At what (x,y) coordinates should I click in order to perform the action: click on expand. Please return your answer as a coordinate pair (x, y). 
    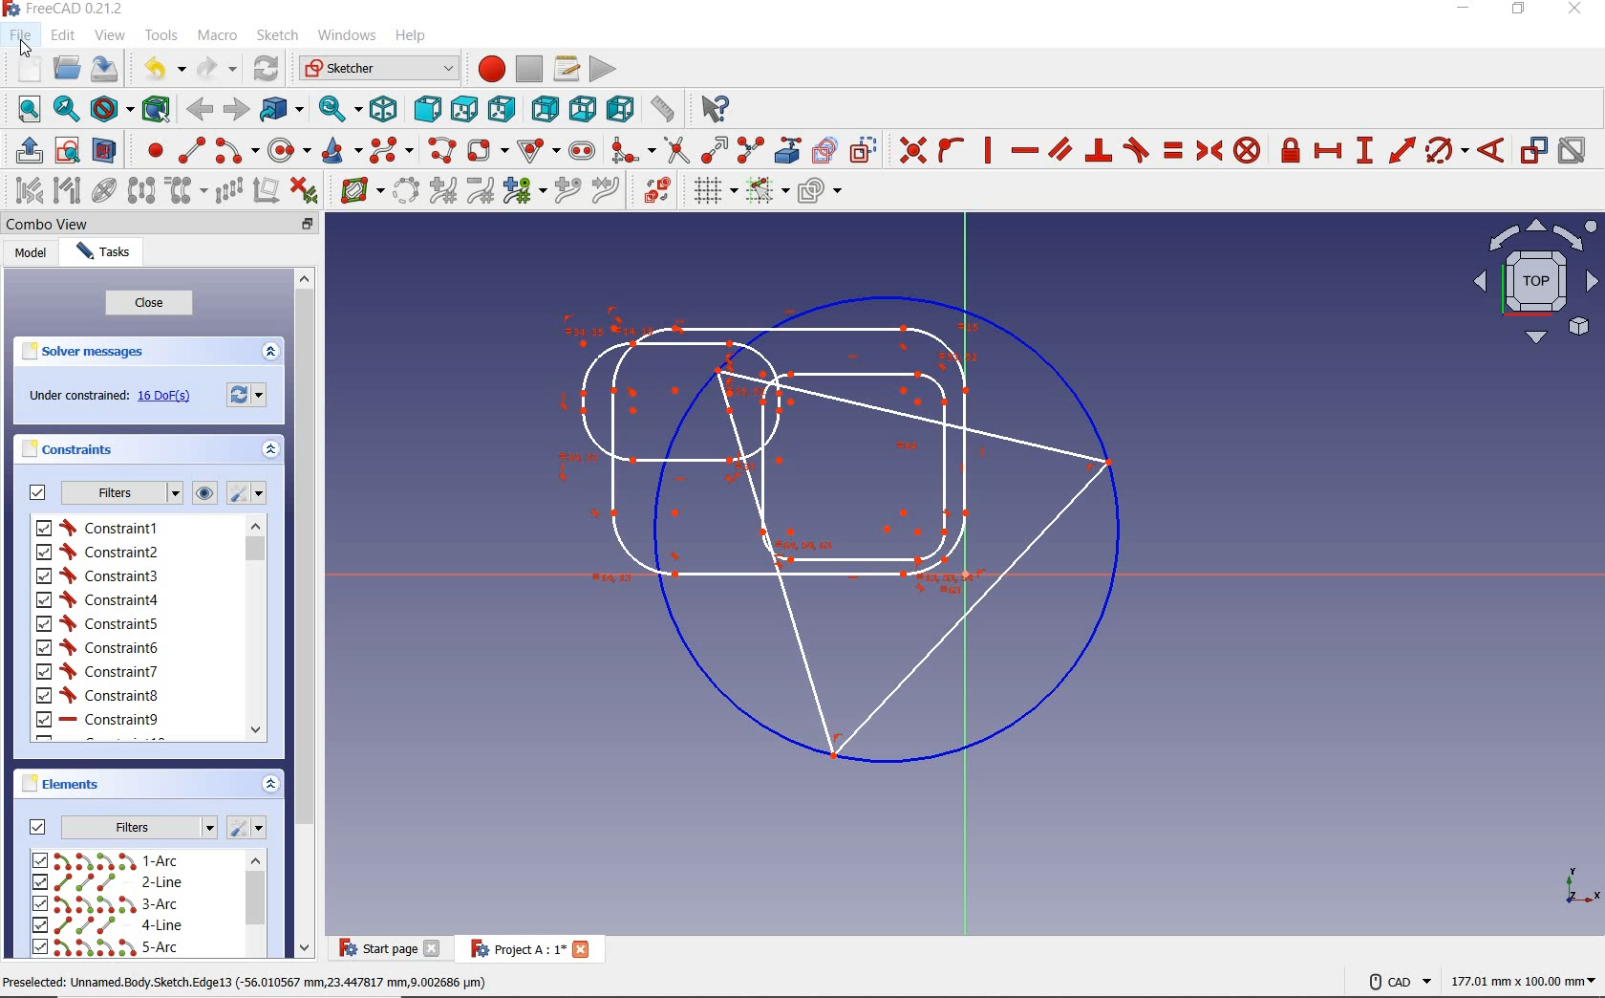
    Looking at the image, I should click on (269, 784).